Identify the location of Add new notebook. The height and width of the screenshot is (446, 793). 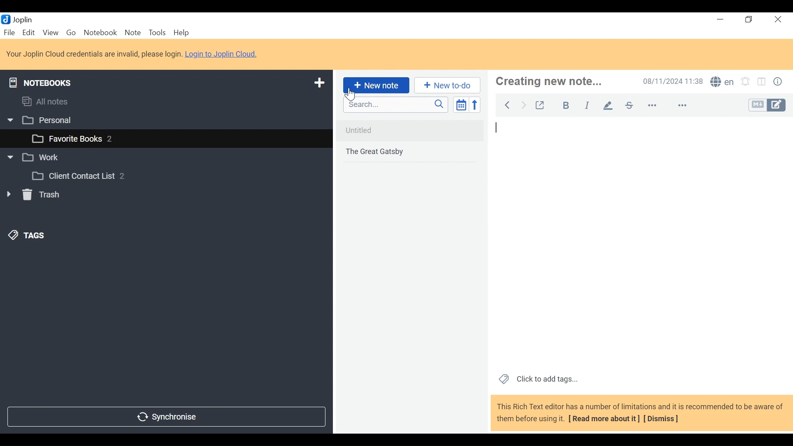
(319, 84).